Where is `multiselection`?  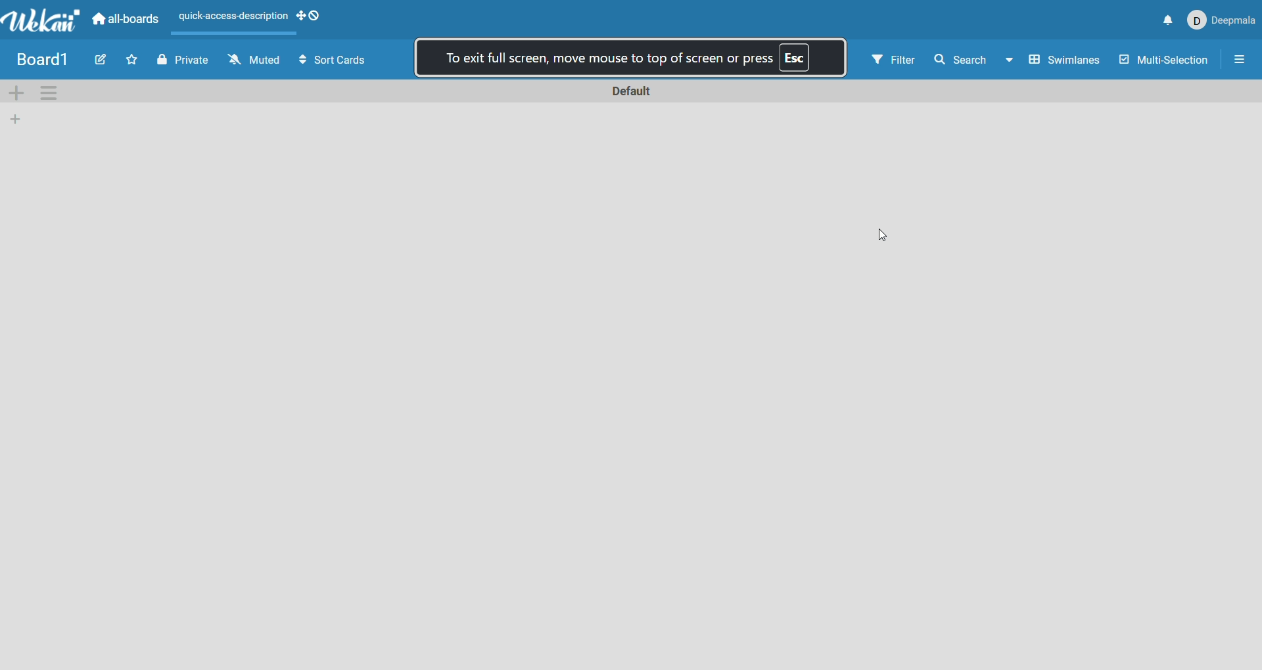
multiselection is located at coordinates (1167, 61).